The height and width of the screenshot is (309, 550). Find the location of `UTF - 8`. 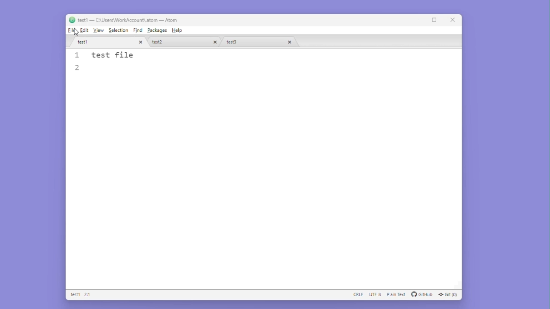

UTF - 8 is located at coordinates (376, 294).